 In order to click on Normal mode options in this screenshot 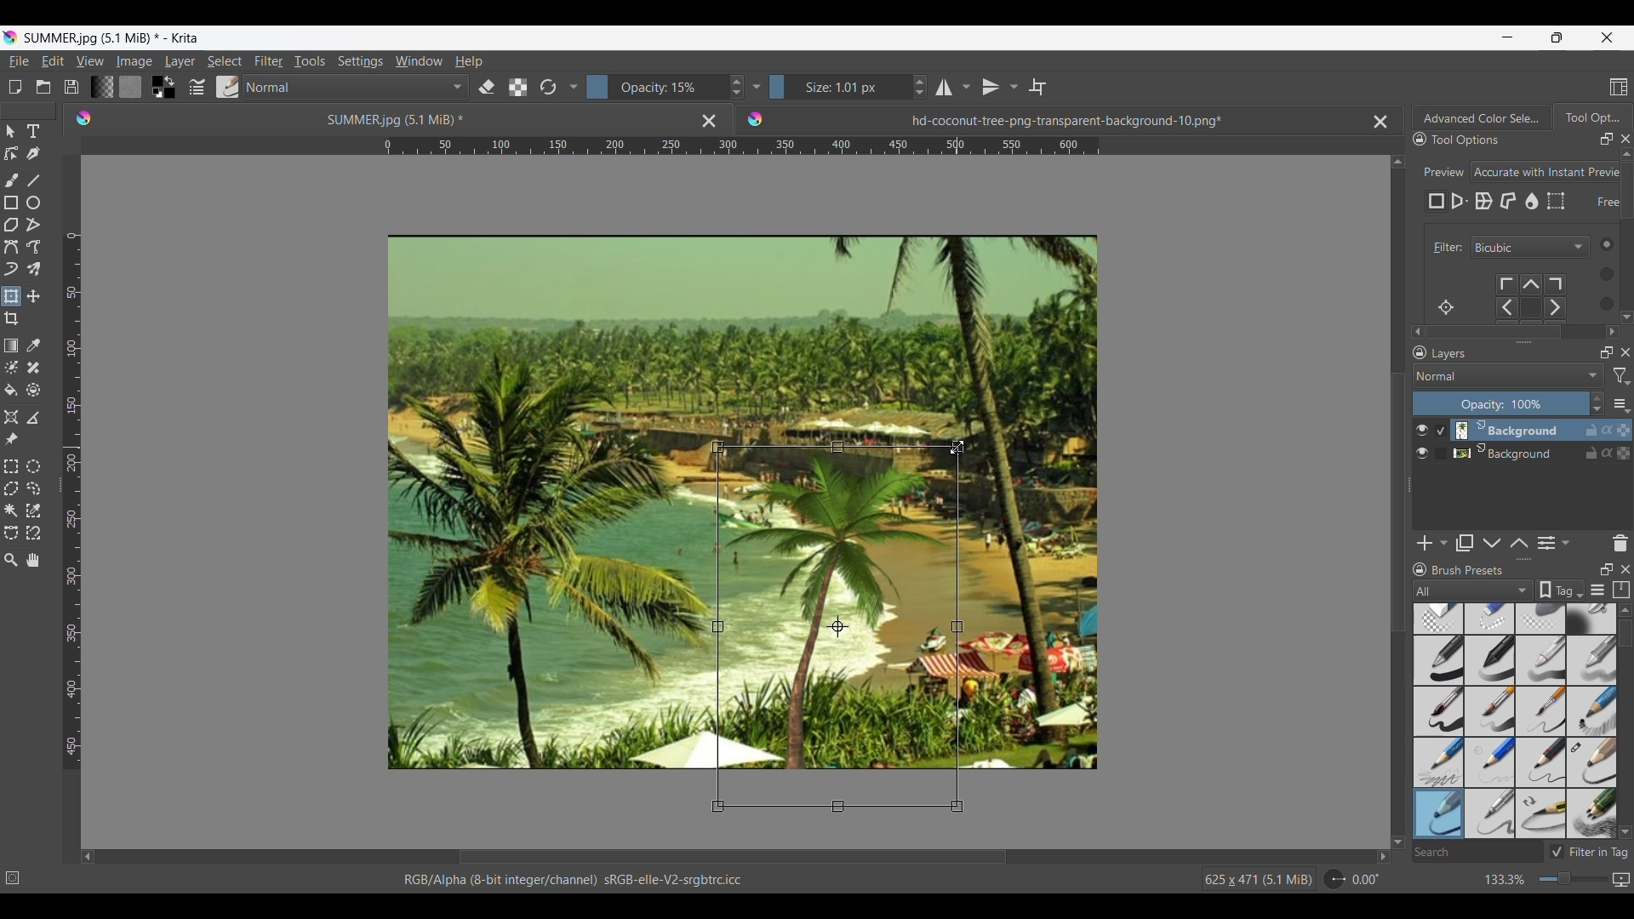, I will do `click(1508, 375)`.